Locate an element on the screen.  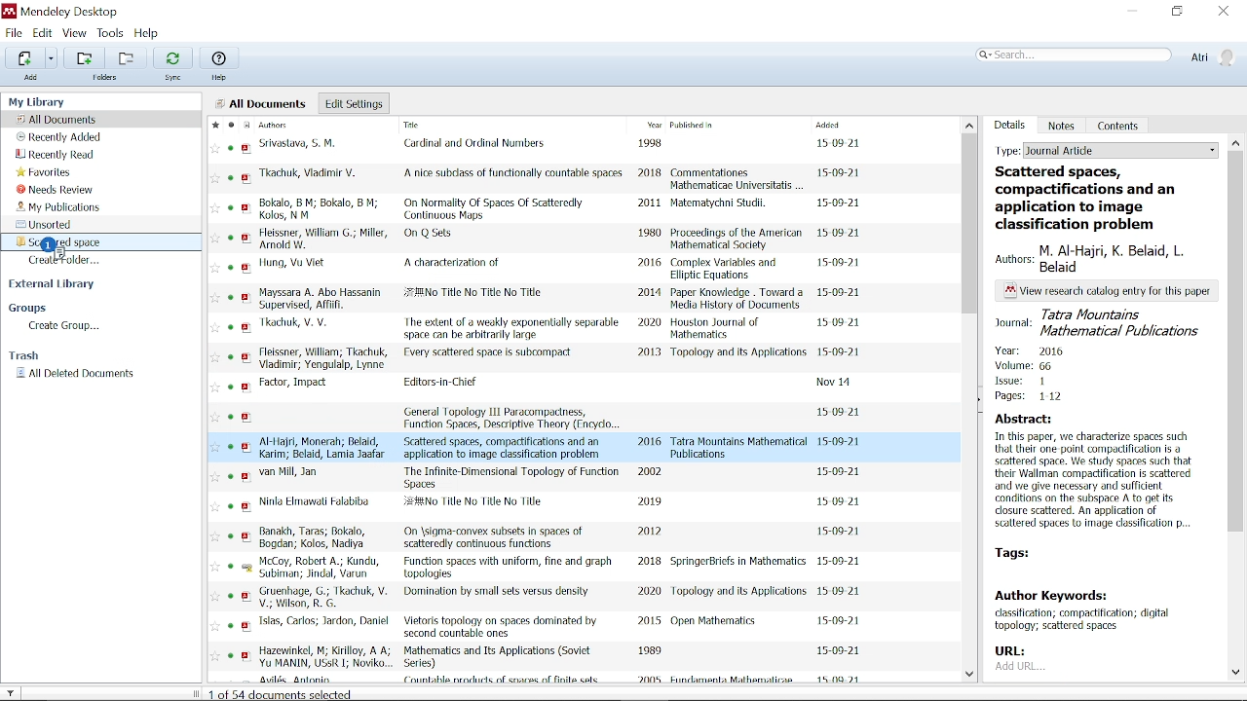
Add files options is located at coordinates (52, 58).